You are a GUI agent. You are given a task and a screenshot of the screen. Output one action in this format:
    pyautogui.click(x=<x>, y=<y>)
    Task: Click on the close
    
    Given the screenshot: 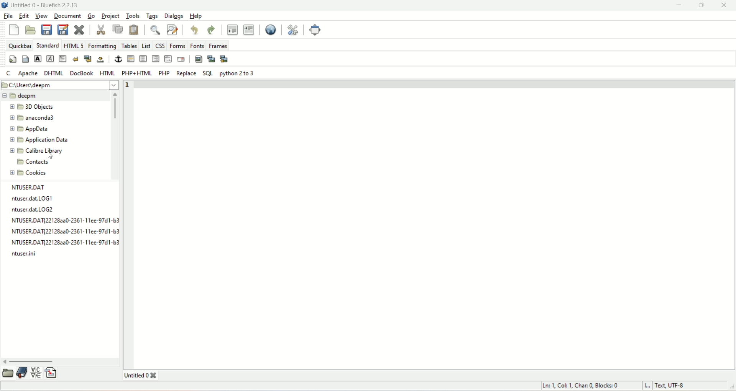 What is the action you would take?
    pyautogui.click(x=723, y=6)
    